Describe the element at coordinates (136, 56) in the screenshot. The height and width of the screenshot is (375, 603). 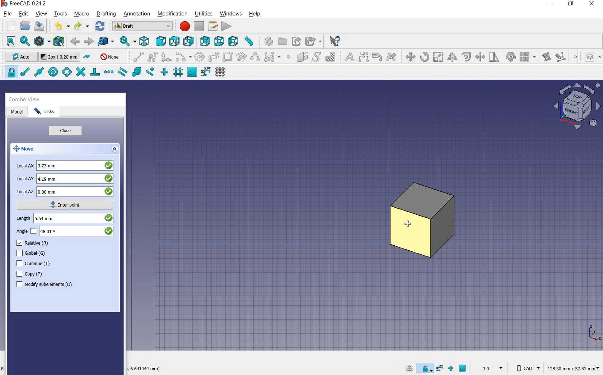
I see `line` at that location.